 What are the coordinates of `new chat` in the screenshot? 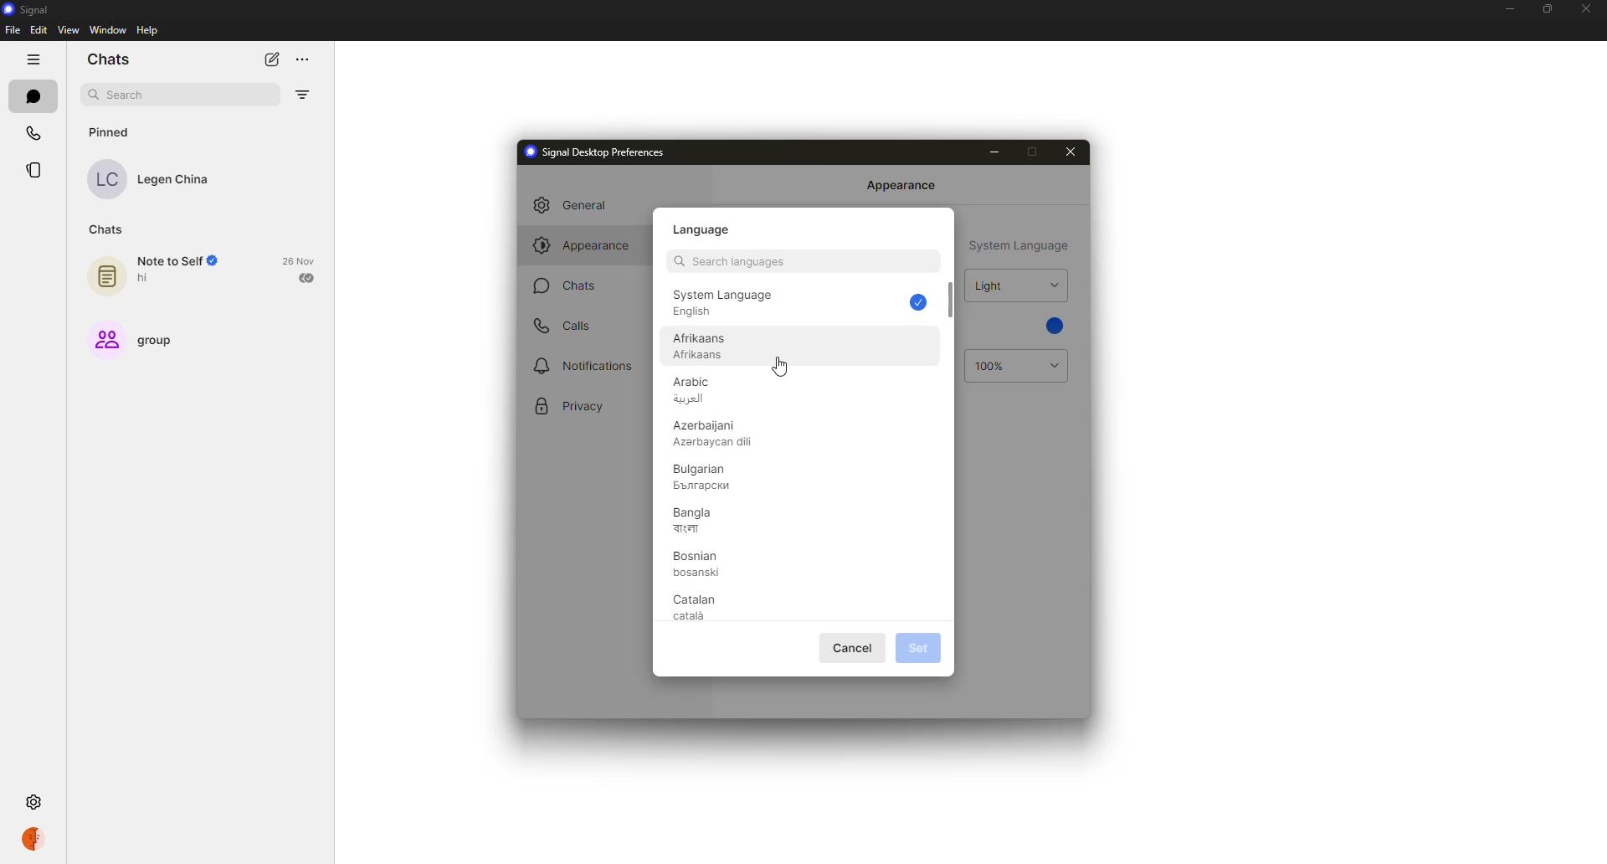 It's located at (272, 60).